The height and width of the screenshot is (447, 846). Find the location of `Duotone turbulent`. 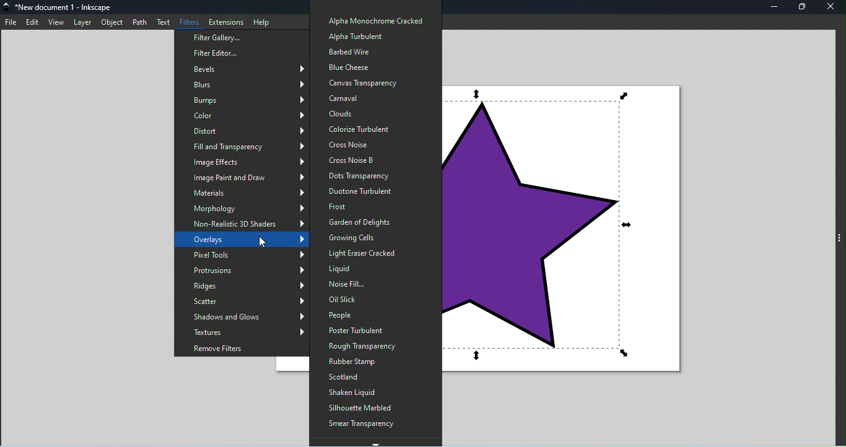

Duotone turbulent is located at coordinates (372, 191).